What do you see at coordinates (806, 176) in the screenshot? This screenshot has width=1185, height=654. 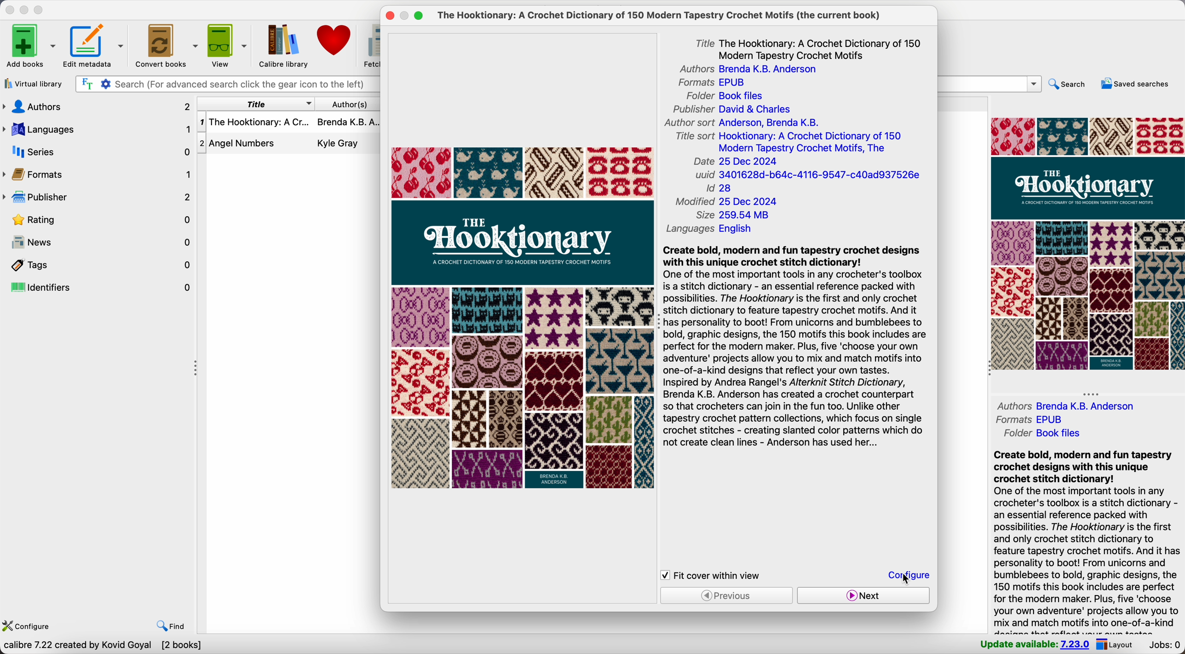 I see `uuid` at bounding box center [806, 176].